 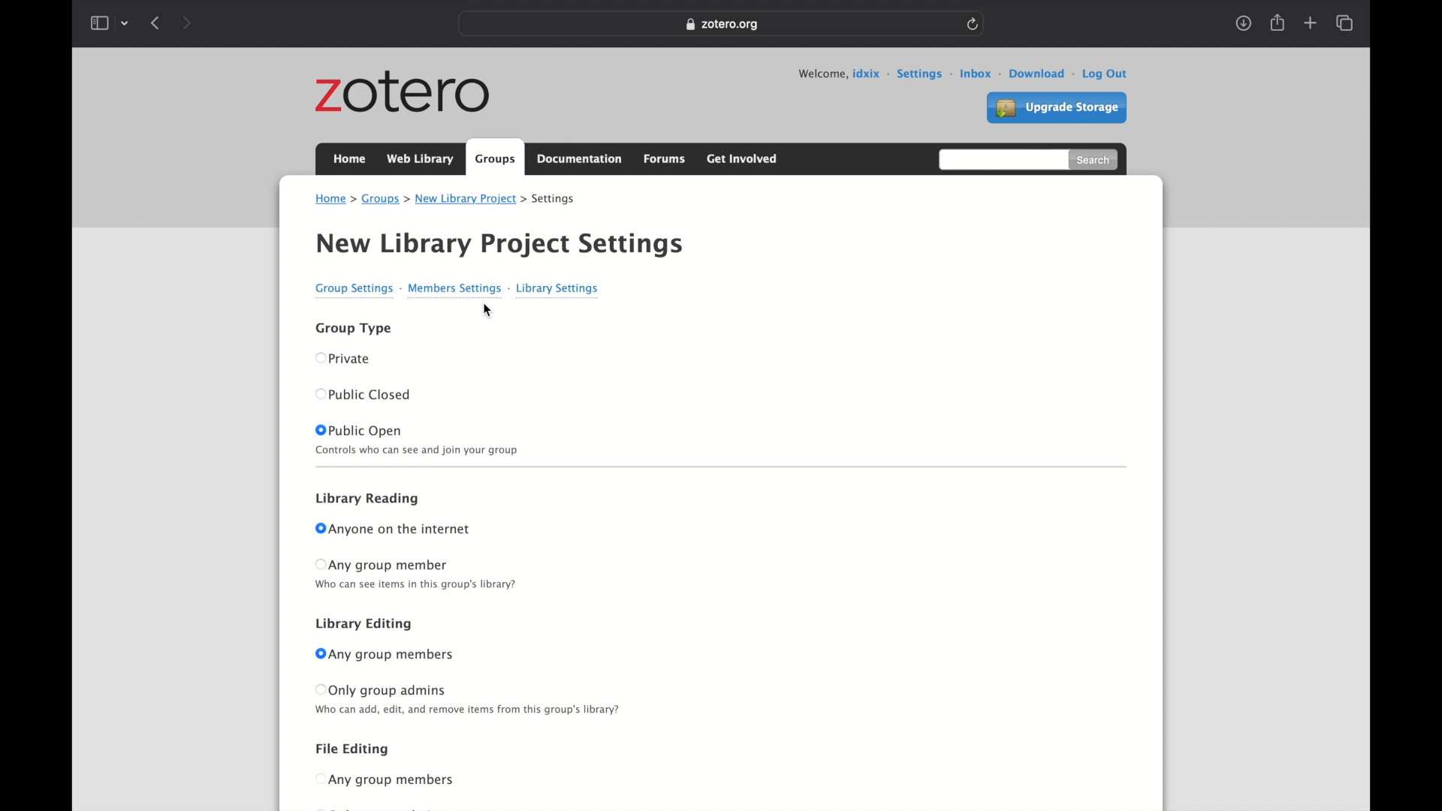 I want to click on radio buttons description, so click(x=418, y=450).